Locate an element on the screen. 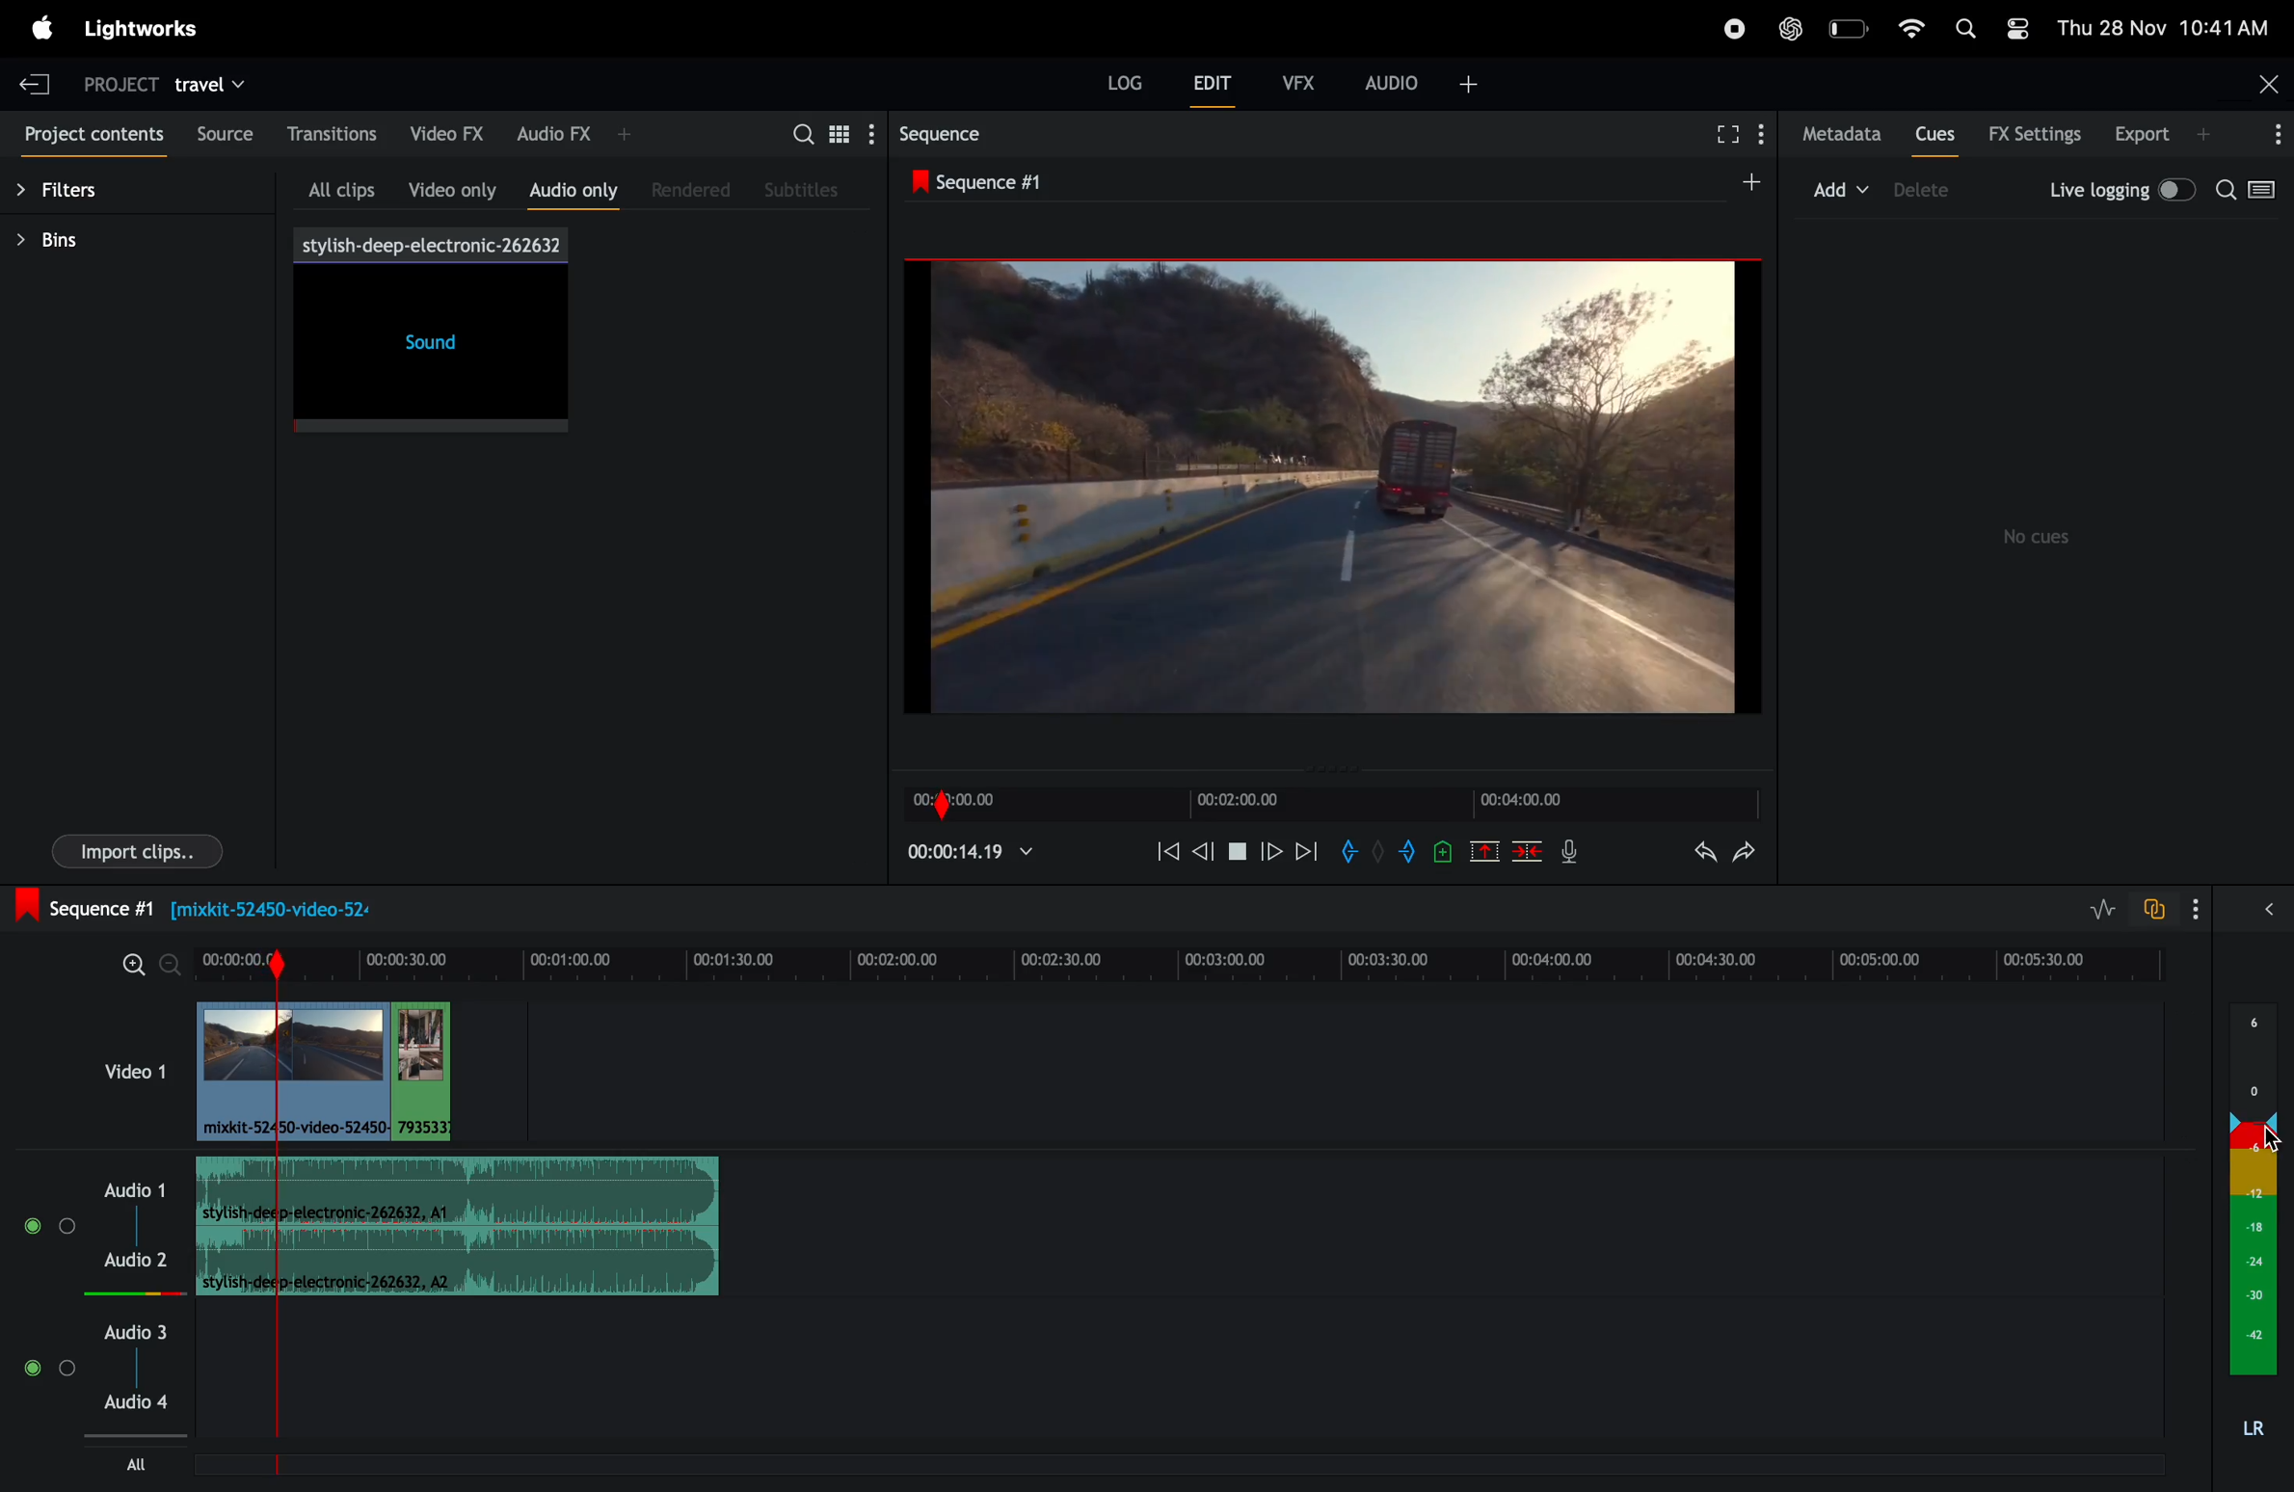 This screenshot has height=1492, width=2294. pause play is located at coordinates (1238, 848).